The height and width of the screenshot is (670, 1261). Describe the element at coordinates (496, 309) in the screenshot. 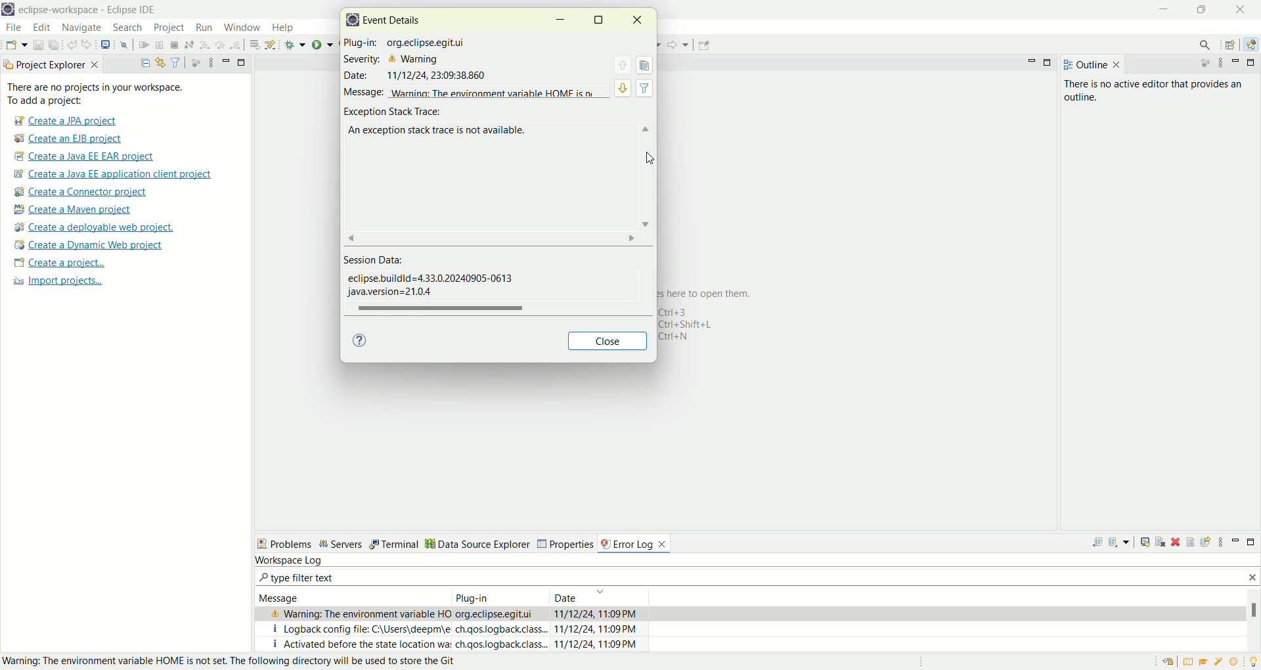

I see `horizontal scroll bar` at that location.